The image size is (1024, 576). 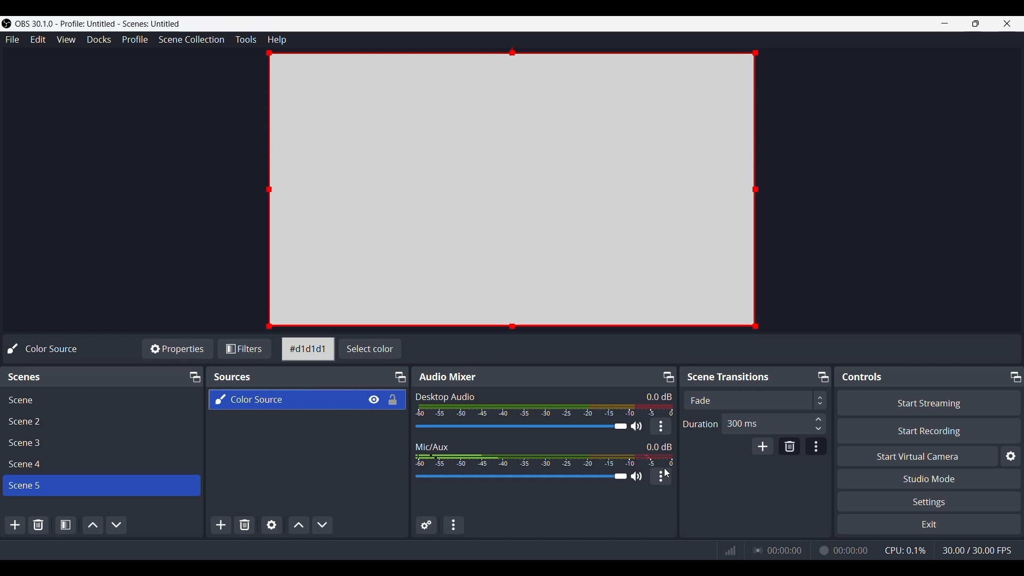 What do you see at coordinates (425, 525) in the screenshot?
I see `Advance audio properties` at bounding box center [425, 525].